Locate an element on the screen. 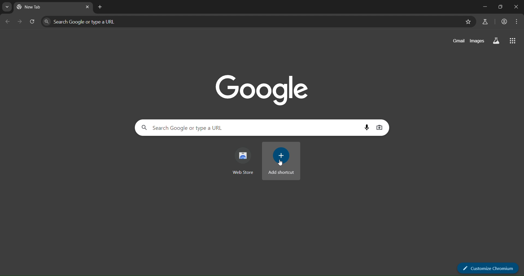 Image resolution: width=524 pixels, height=276 pixels. menu is located at coordinates (517, 22).